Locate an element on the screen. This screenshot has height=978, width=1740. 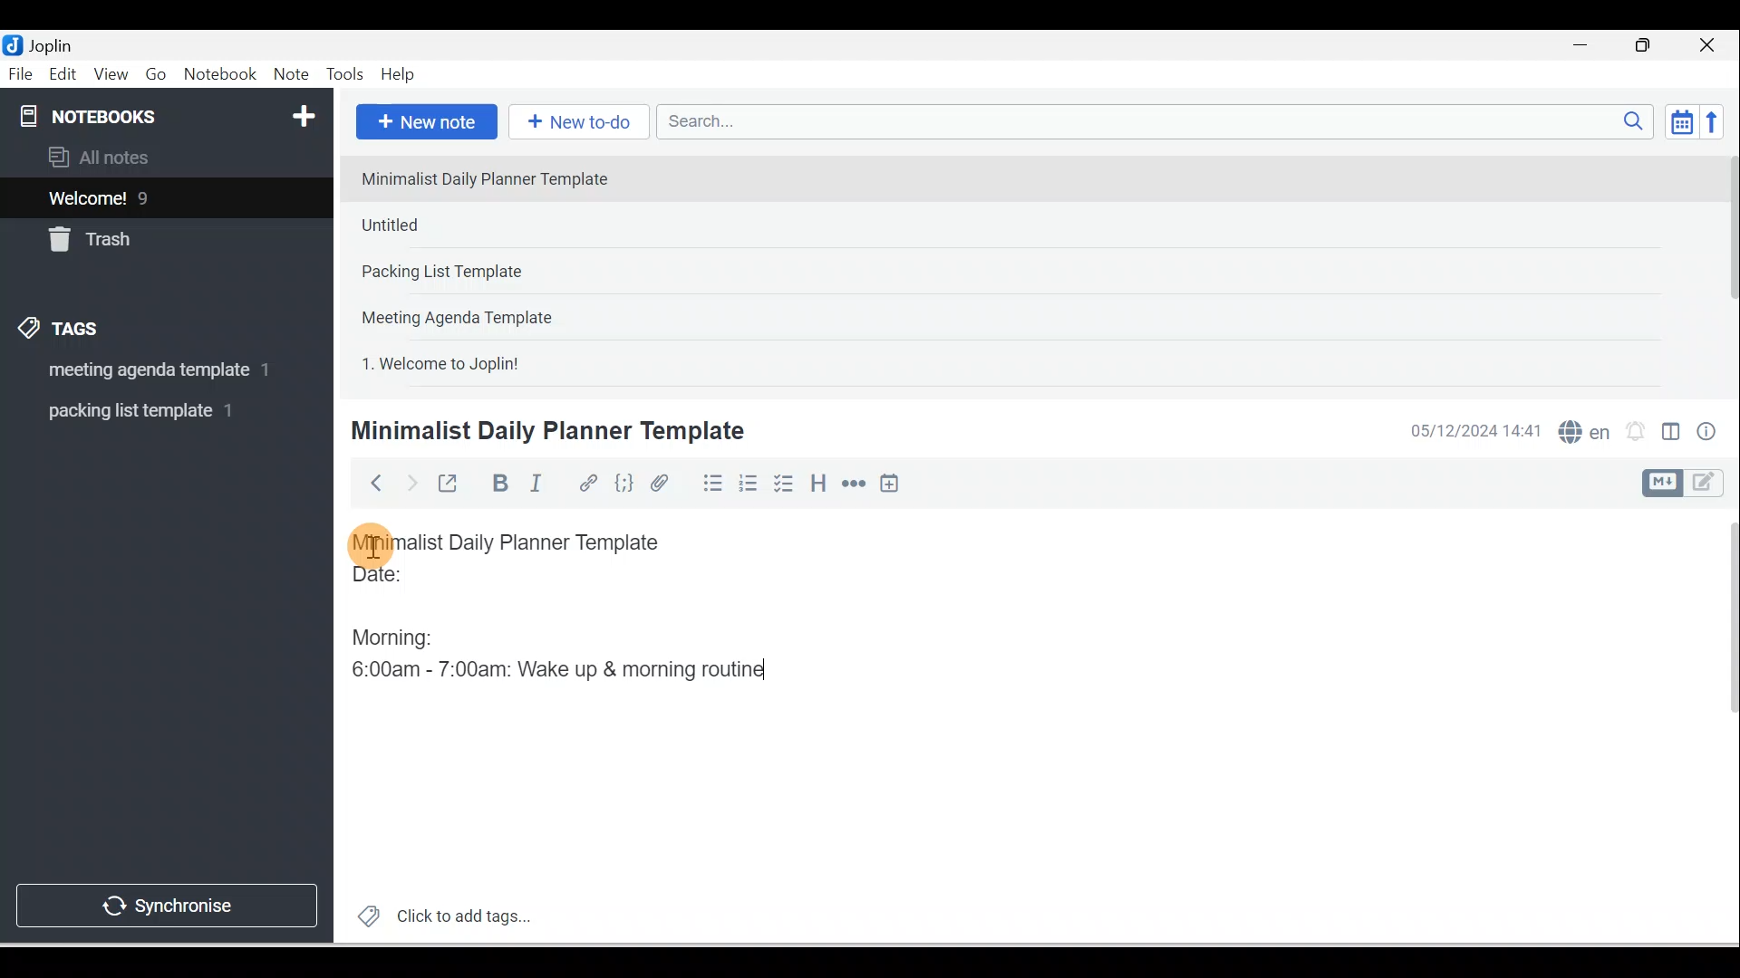
Synchronise is located at coordinates (165, 902).